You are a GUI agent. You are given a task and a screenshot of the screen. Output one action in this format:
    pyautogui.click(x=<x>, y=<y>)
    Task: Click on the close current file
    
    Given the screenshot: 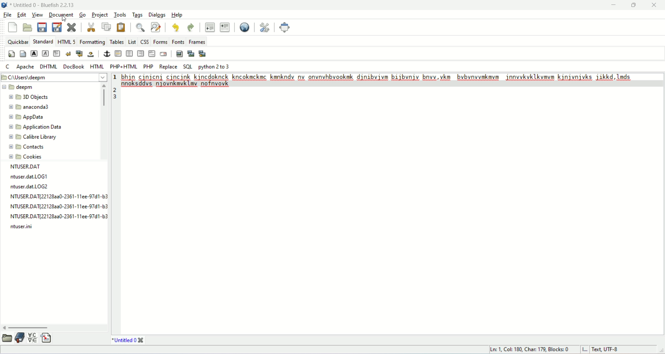 What is the action you would take?
    pyautogui.click(x=73, y=27)
    